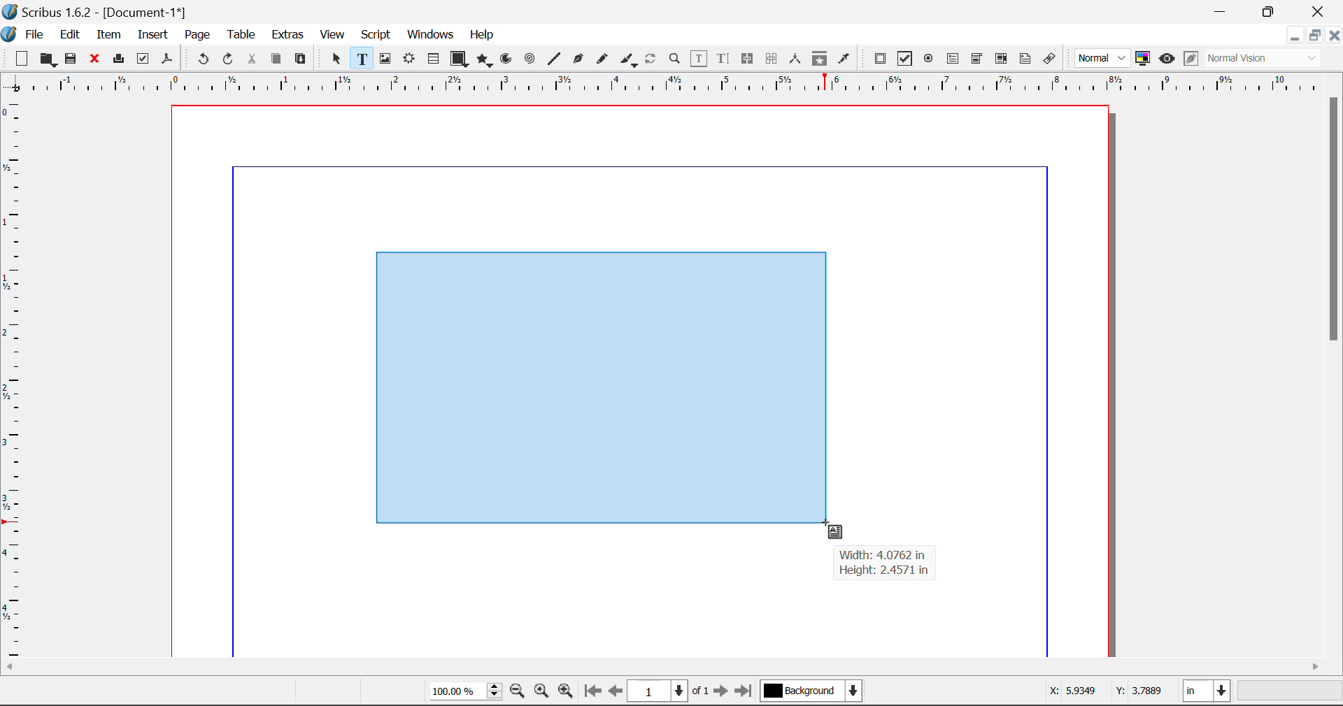 This screenshot has height=706, width=1343. I want to click on Discard, so click(95, 59).